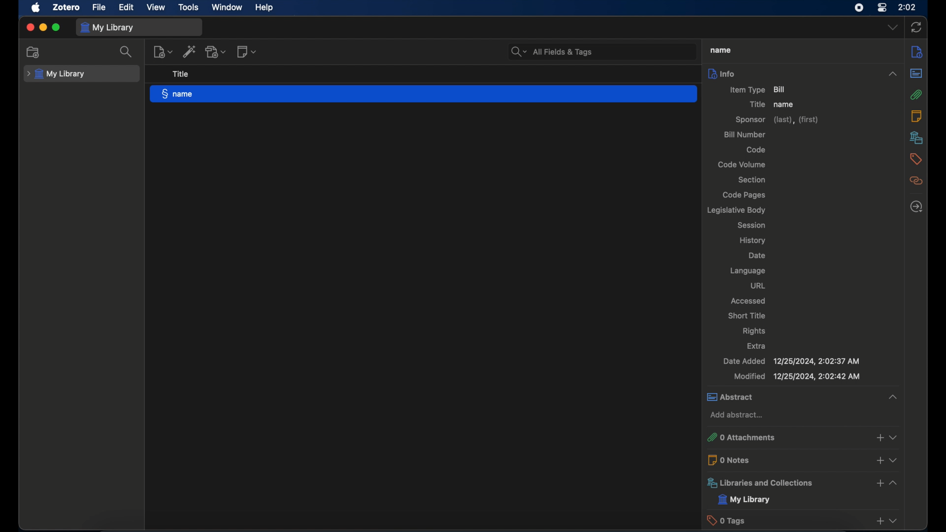 The image size is (946, 532). I want to click on libraries, so click(916, 137).